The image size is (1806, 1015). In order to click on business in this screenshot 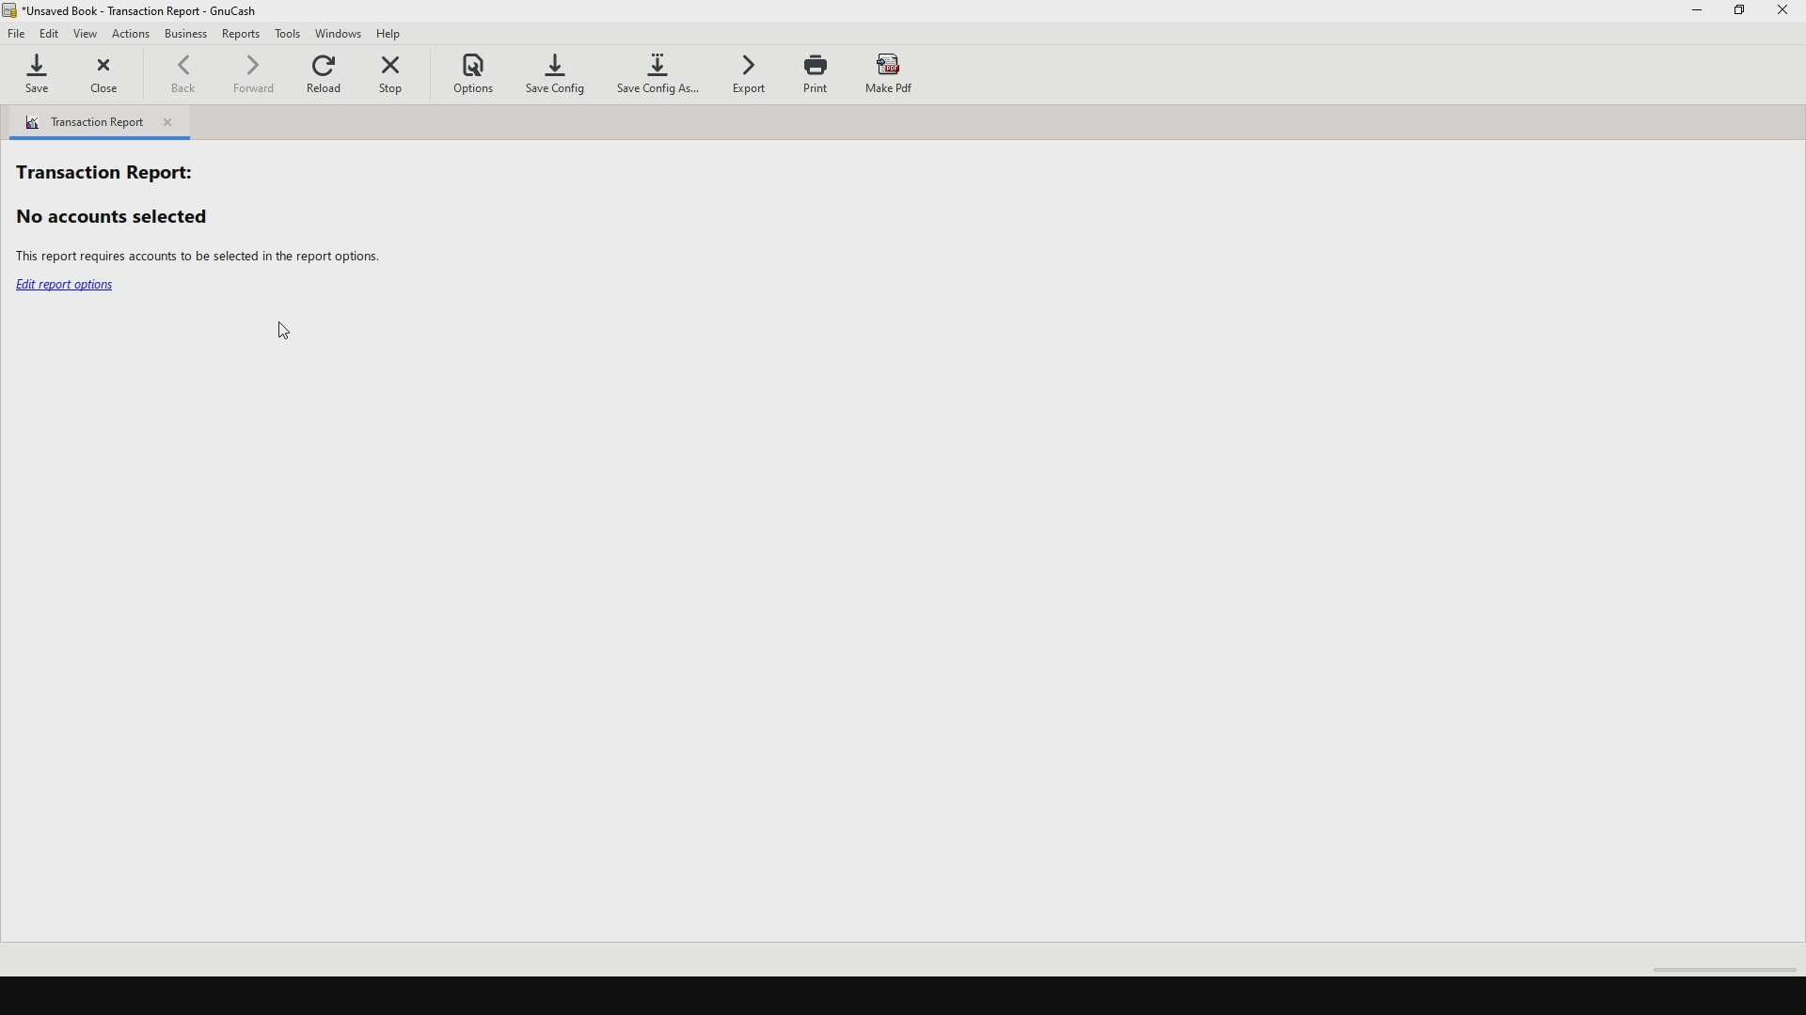, I will do `click(186, 37)`.